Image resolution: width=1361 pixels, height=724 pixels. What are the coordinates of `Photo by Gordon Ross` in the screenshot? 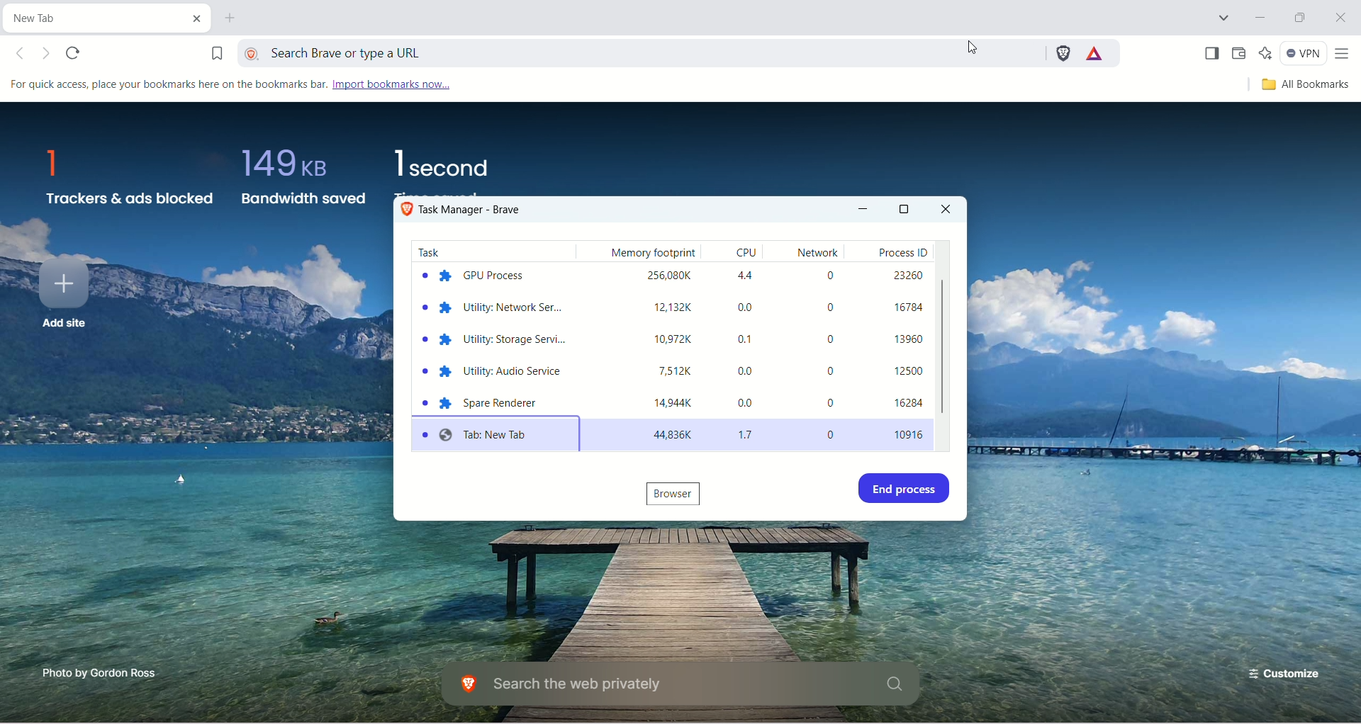 It's located at (103, 673).